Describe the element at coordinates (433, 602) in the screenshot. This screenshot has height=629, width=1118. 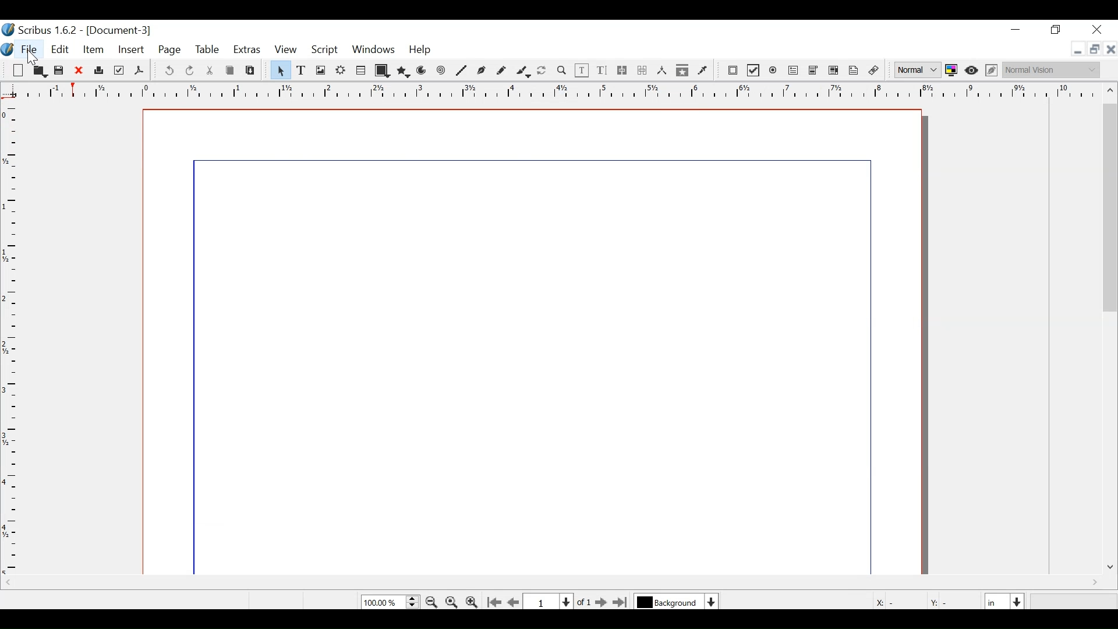
I see `Zoom out` at that location.